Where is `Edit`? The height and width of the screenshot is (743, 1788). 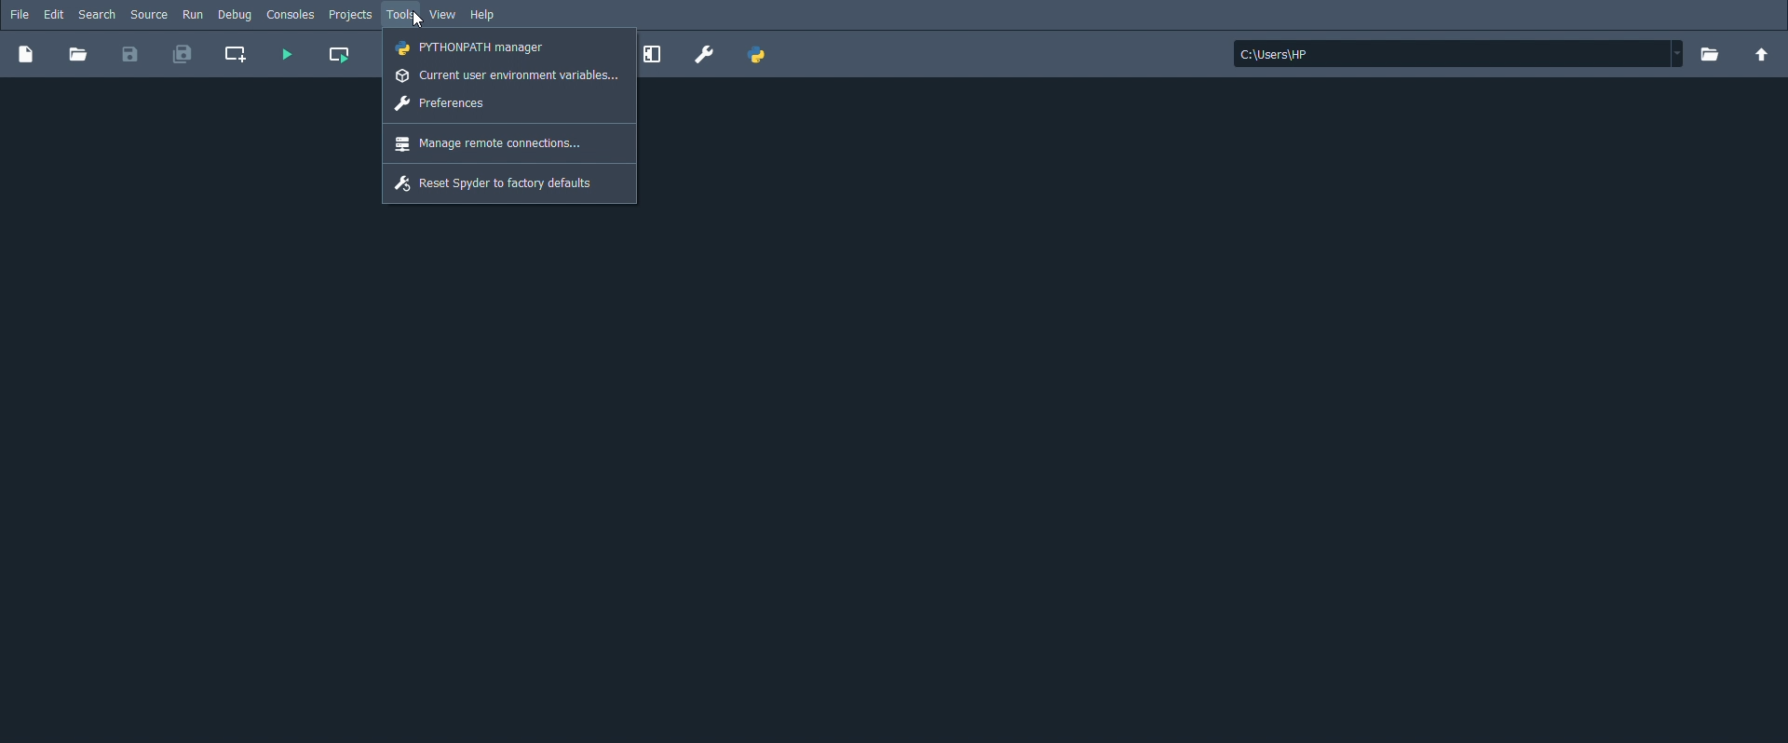
Edit is located at coordinates (54, 14).